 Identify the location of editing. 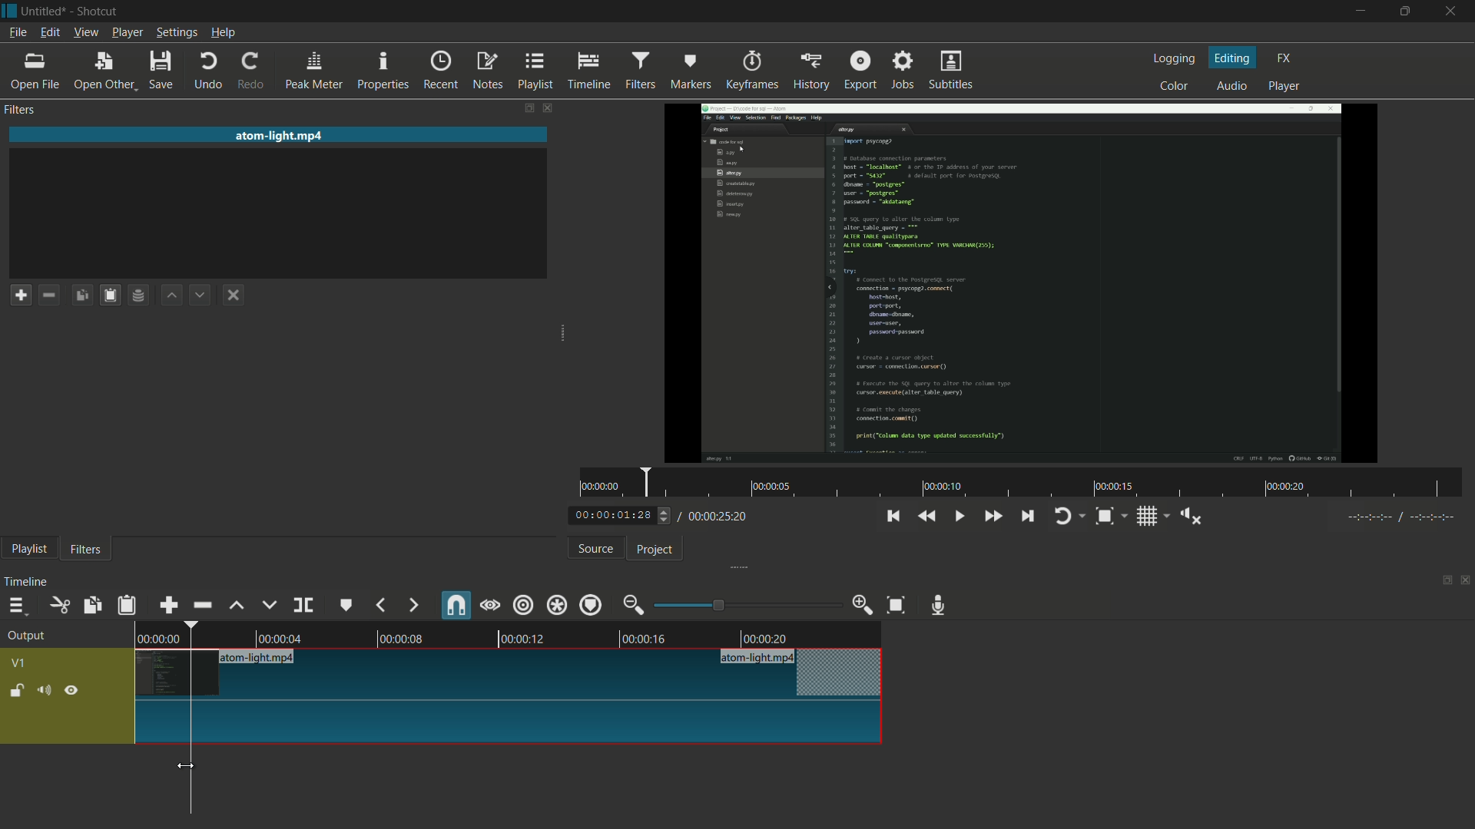
(1233, 57).